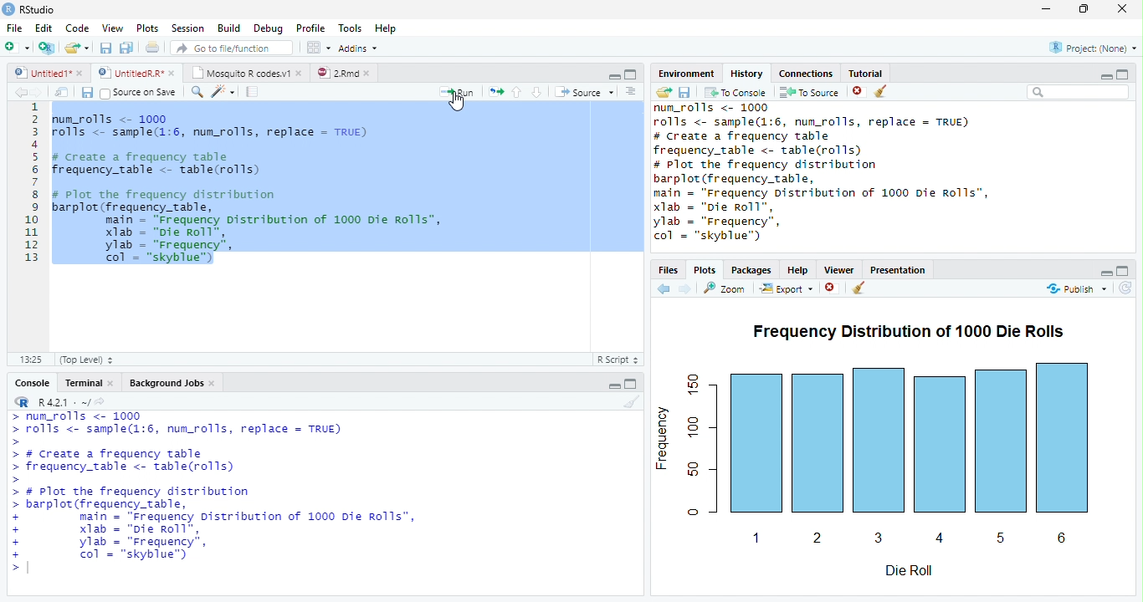 The height and width of the screenshot is (602, 1143). Describe the element at coordinates (859, 288) in the screenshot. I see `Clear` at that location.